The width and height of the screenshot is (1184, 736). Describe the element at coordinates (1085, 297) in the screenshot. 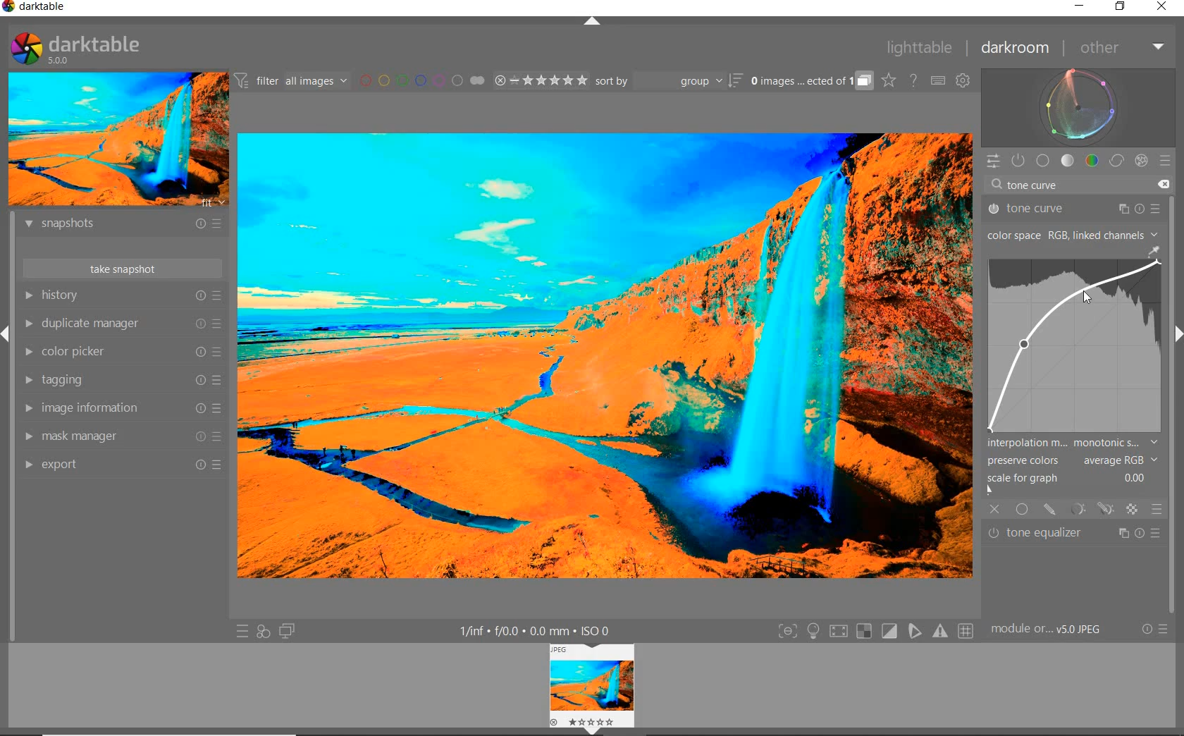

I see `CURSOR` at that location.